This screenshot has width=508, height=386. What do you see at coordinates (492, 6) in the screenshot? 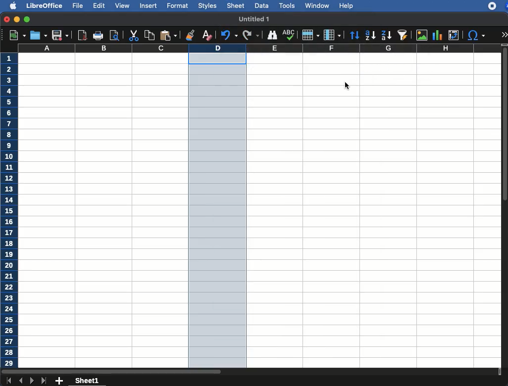
I see `recording - extension` at bounding box center [492, 6].